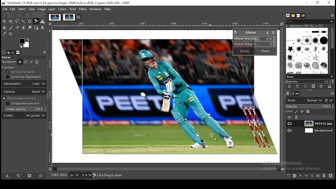  What do you see at coordinates (157, 98) in the screenshot?
I see `image` at bounding box center [157, 98].